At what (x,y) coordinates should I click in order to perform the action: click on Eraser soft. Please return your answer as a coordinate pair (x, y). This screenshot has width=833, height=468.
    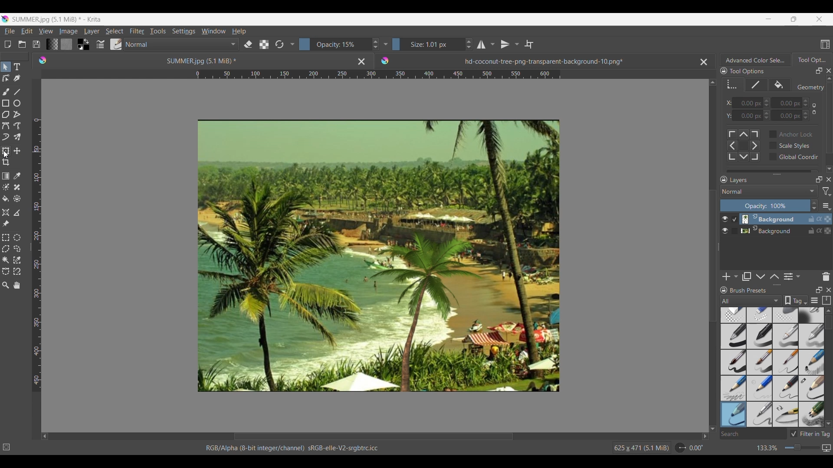
    Looking at the image, I should click on (787, 315).